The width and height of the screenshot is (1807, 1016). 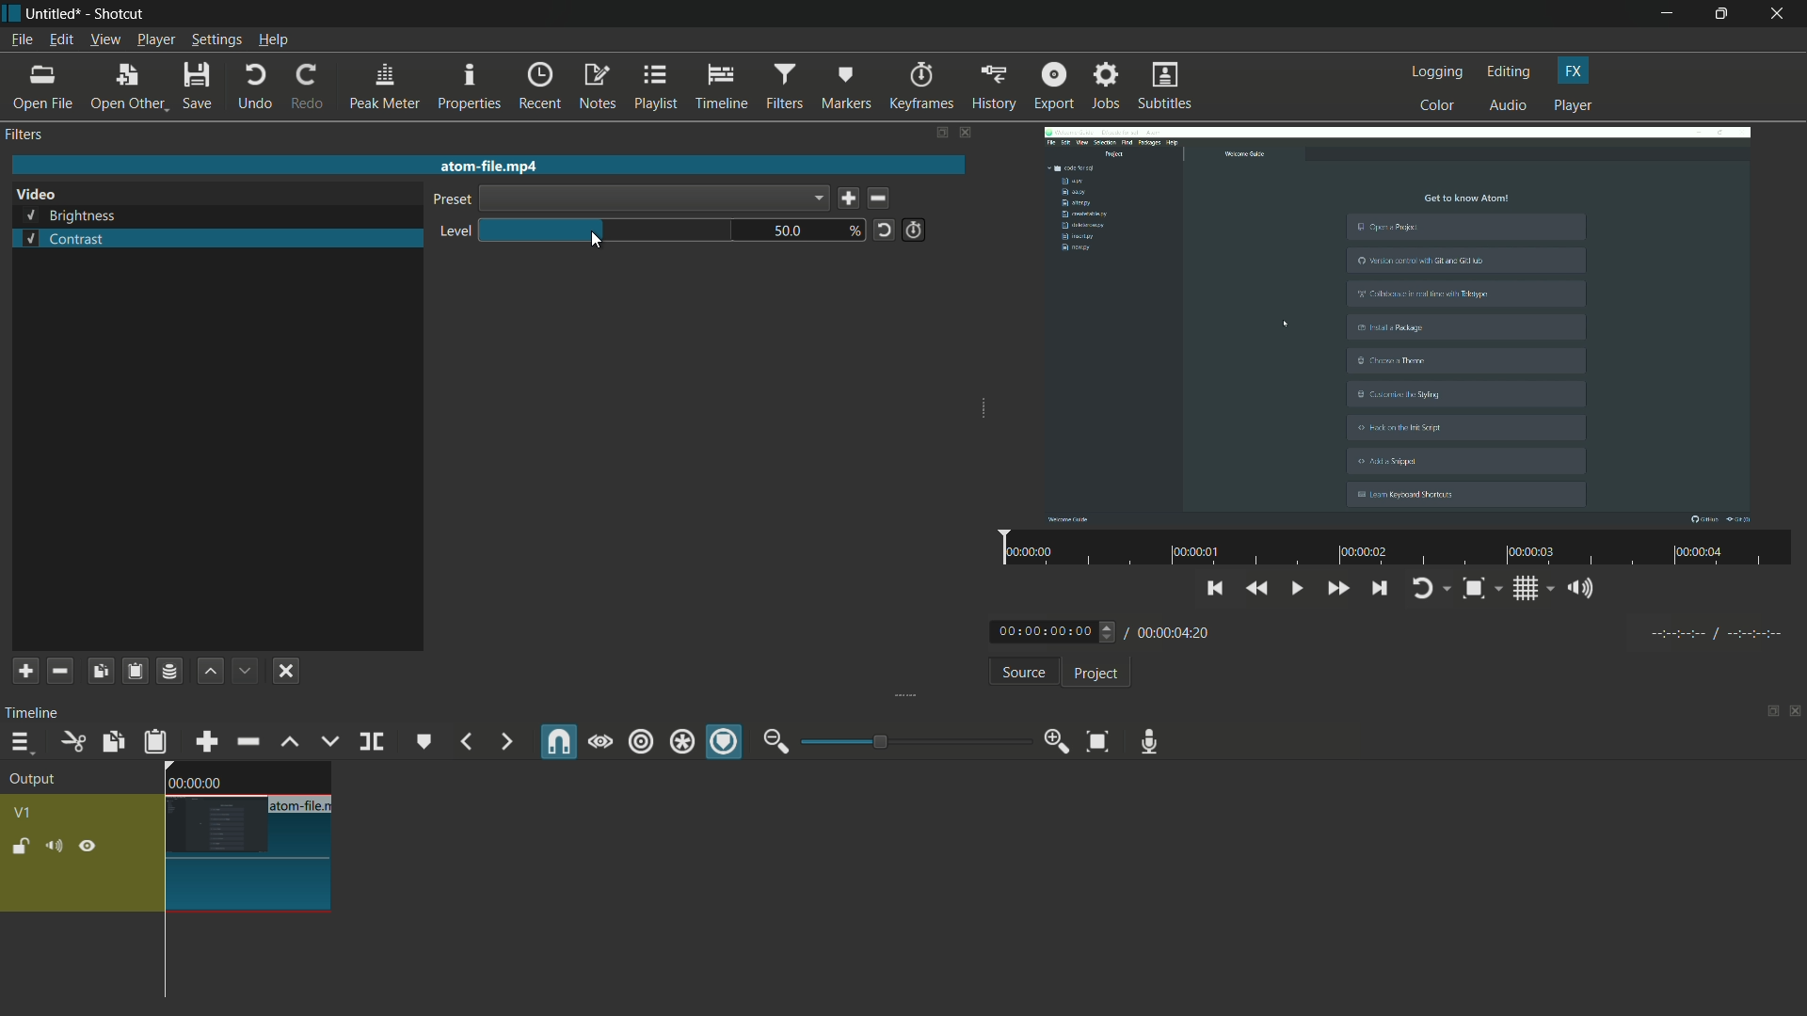 I want to click on Shotcut, so click(x=120, y=15).